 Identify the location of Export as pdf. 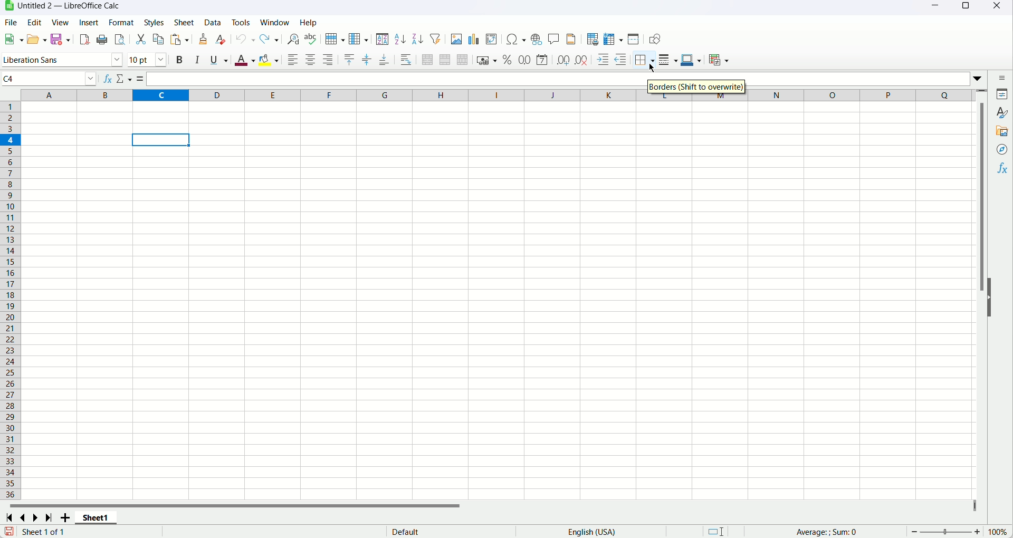
(84, 39).